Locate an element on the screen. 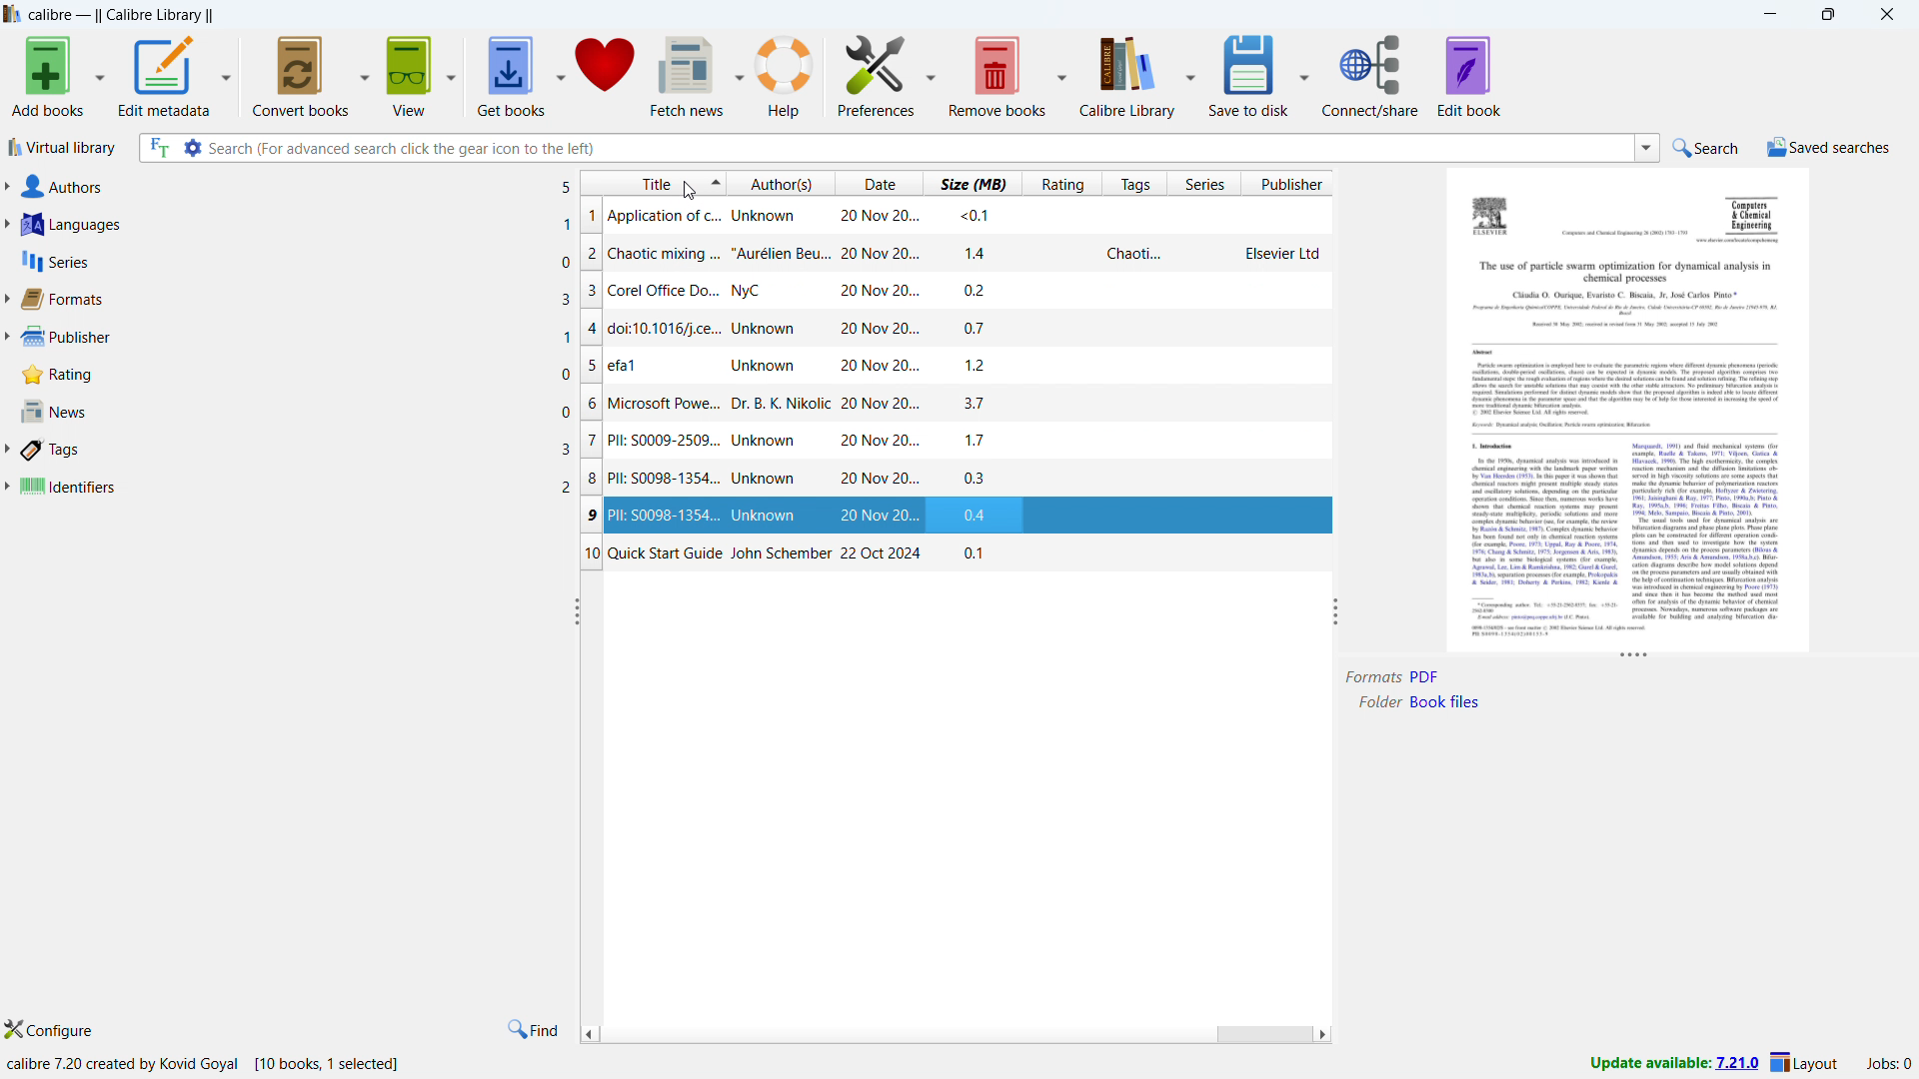 The image size is (1919, 1079). Pll: 0009-2509... Unknown 20 Nov 20... is located at coordinates (768, 440).